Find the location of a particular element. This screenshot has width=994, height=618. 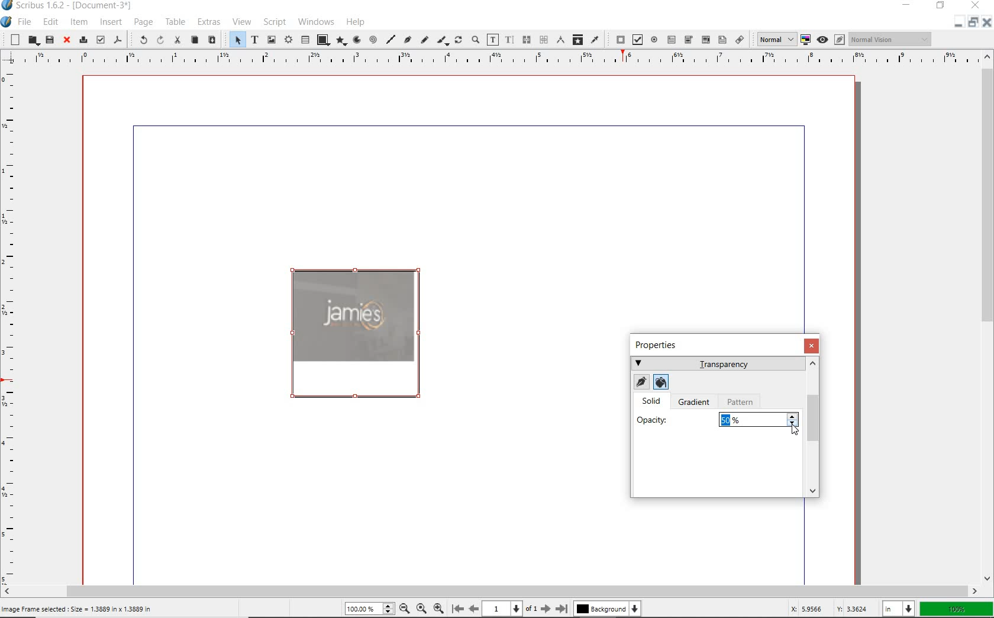

copy item properties is located at coordinates (577, 40).